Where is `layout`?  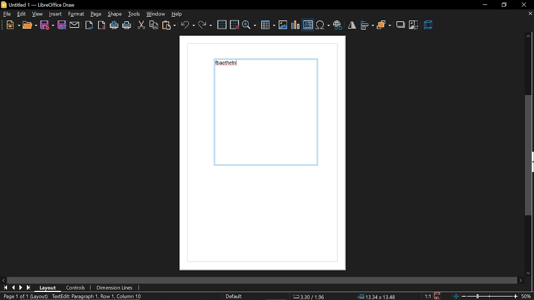
layout is located at coordinates (48, 288).